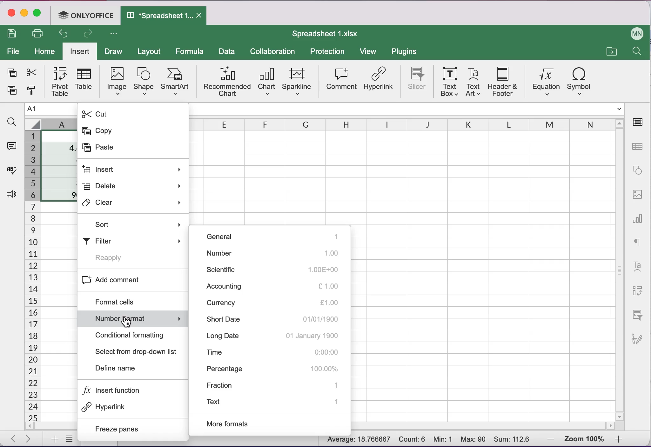  What do you see at coordinates (52, 438) in the screenshot?
I see `add sheets` at bounding box center [52, 438].